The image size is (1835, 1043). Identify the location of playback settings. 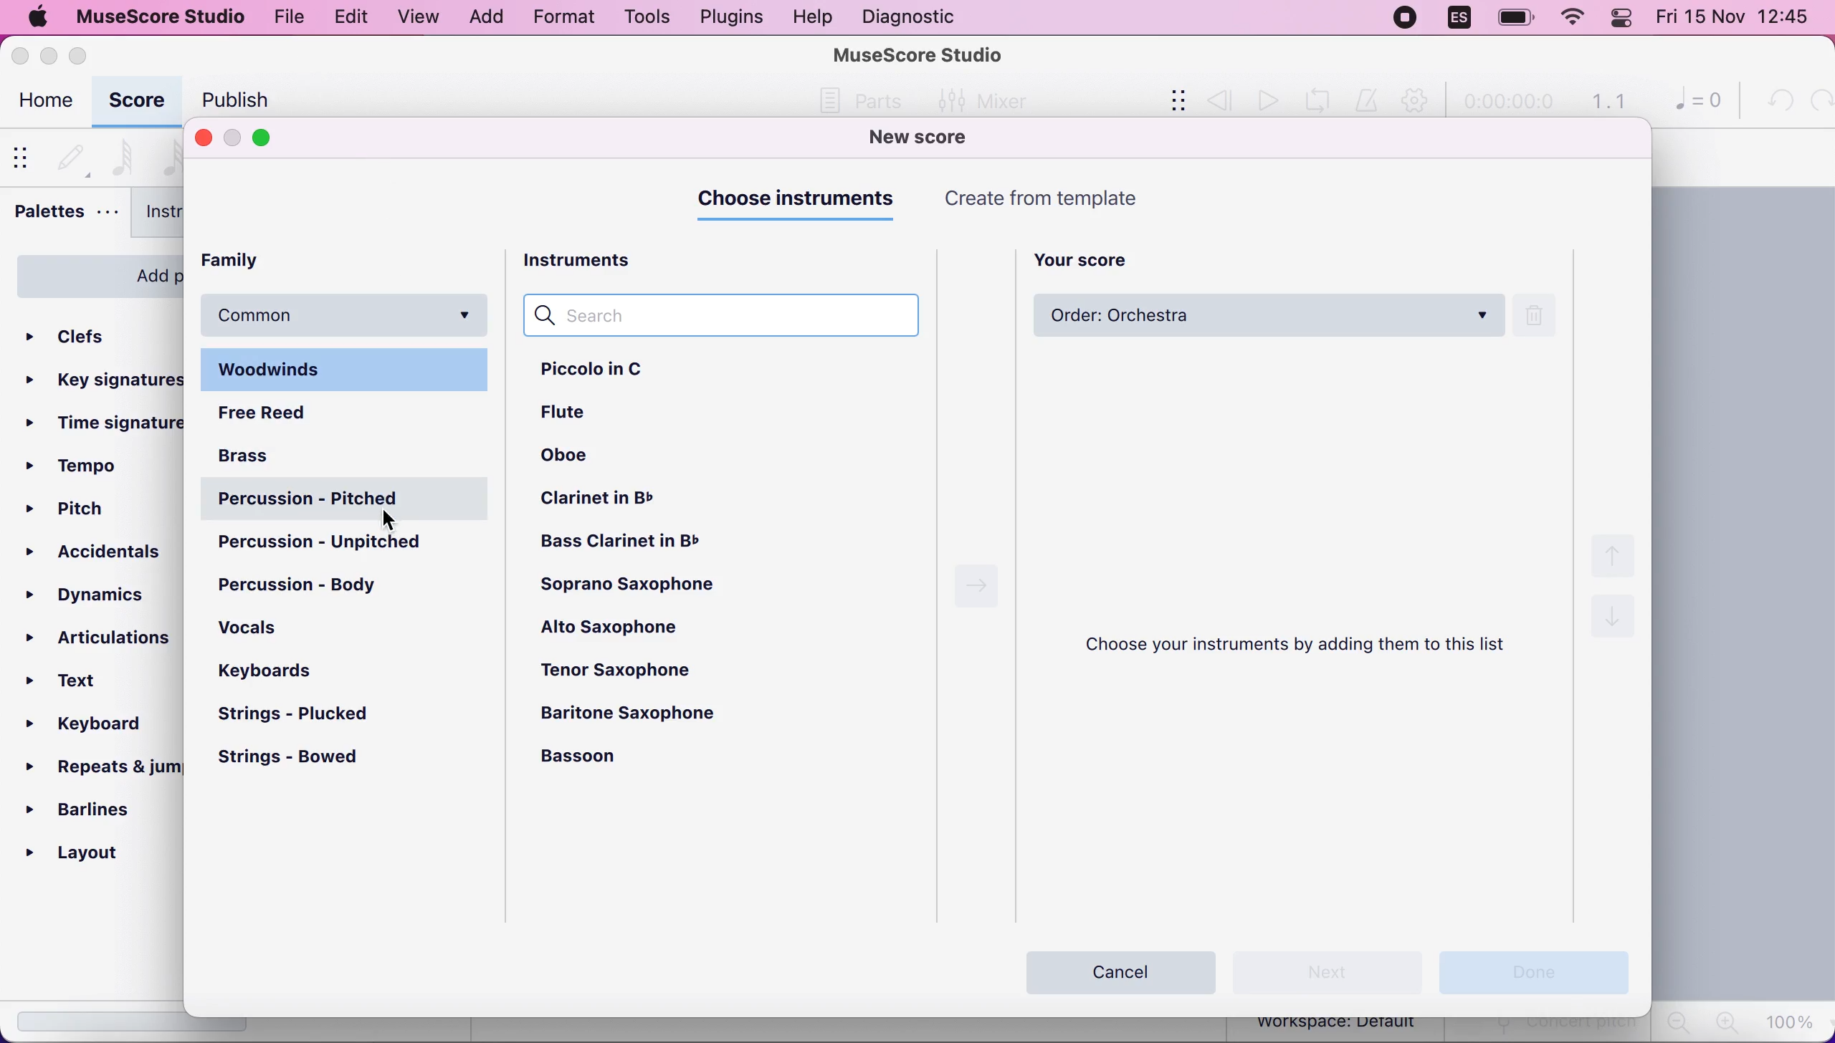
(1419, 102).